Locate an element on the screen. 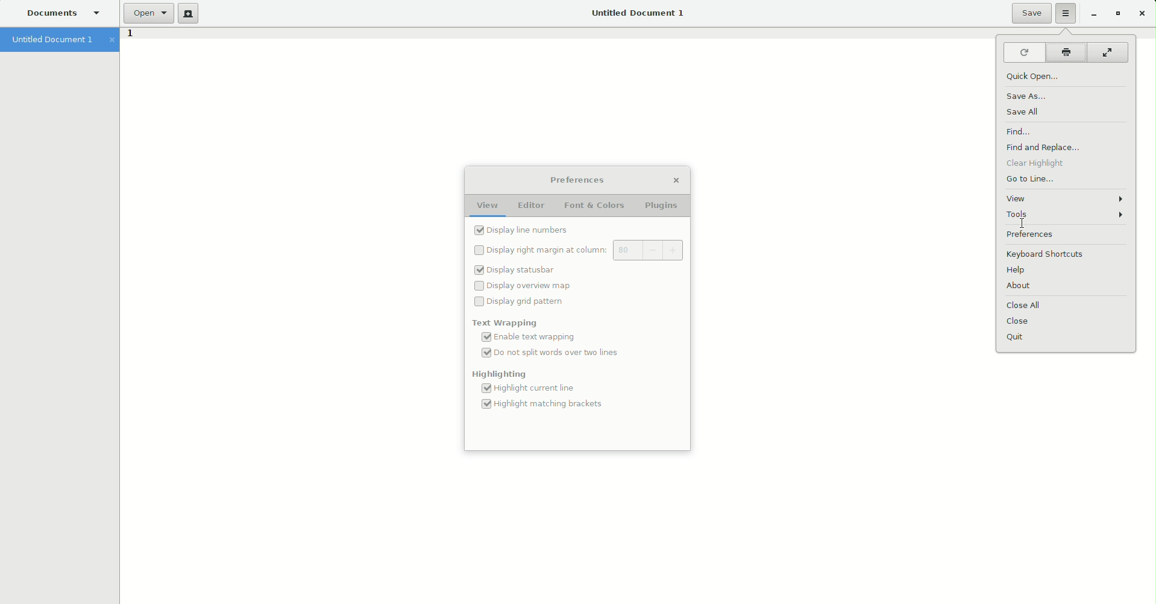 The image size is (1156, 604). Close is located at coordinates (676, 181).